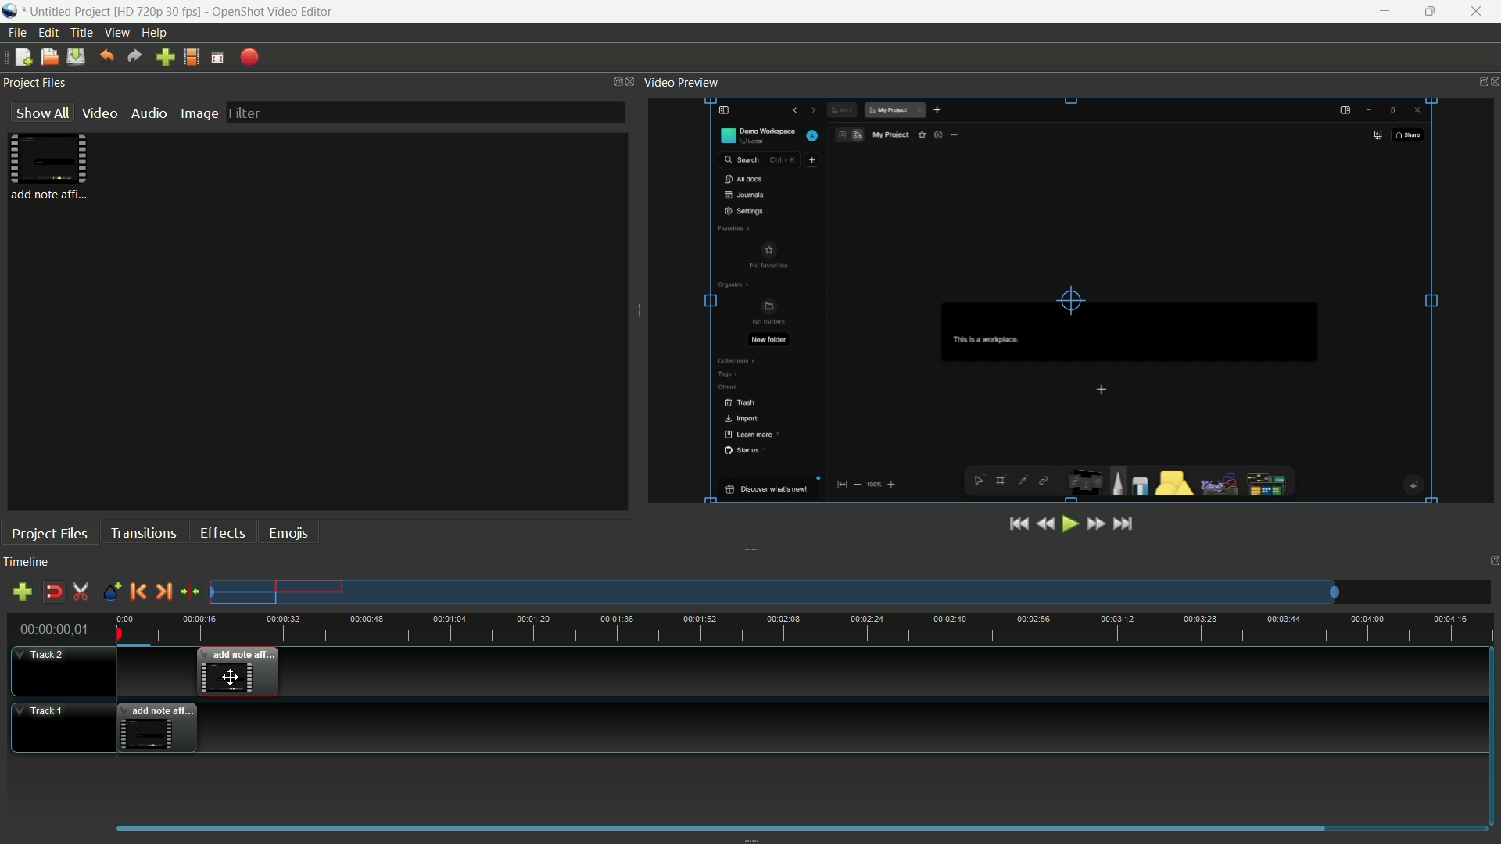 The height and width of the screenshot is (844, 1501). Describe the element at coordinates (773, 592) in the screenshot. I see `tracks preview` at that location.